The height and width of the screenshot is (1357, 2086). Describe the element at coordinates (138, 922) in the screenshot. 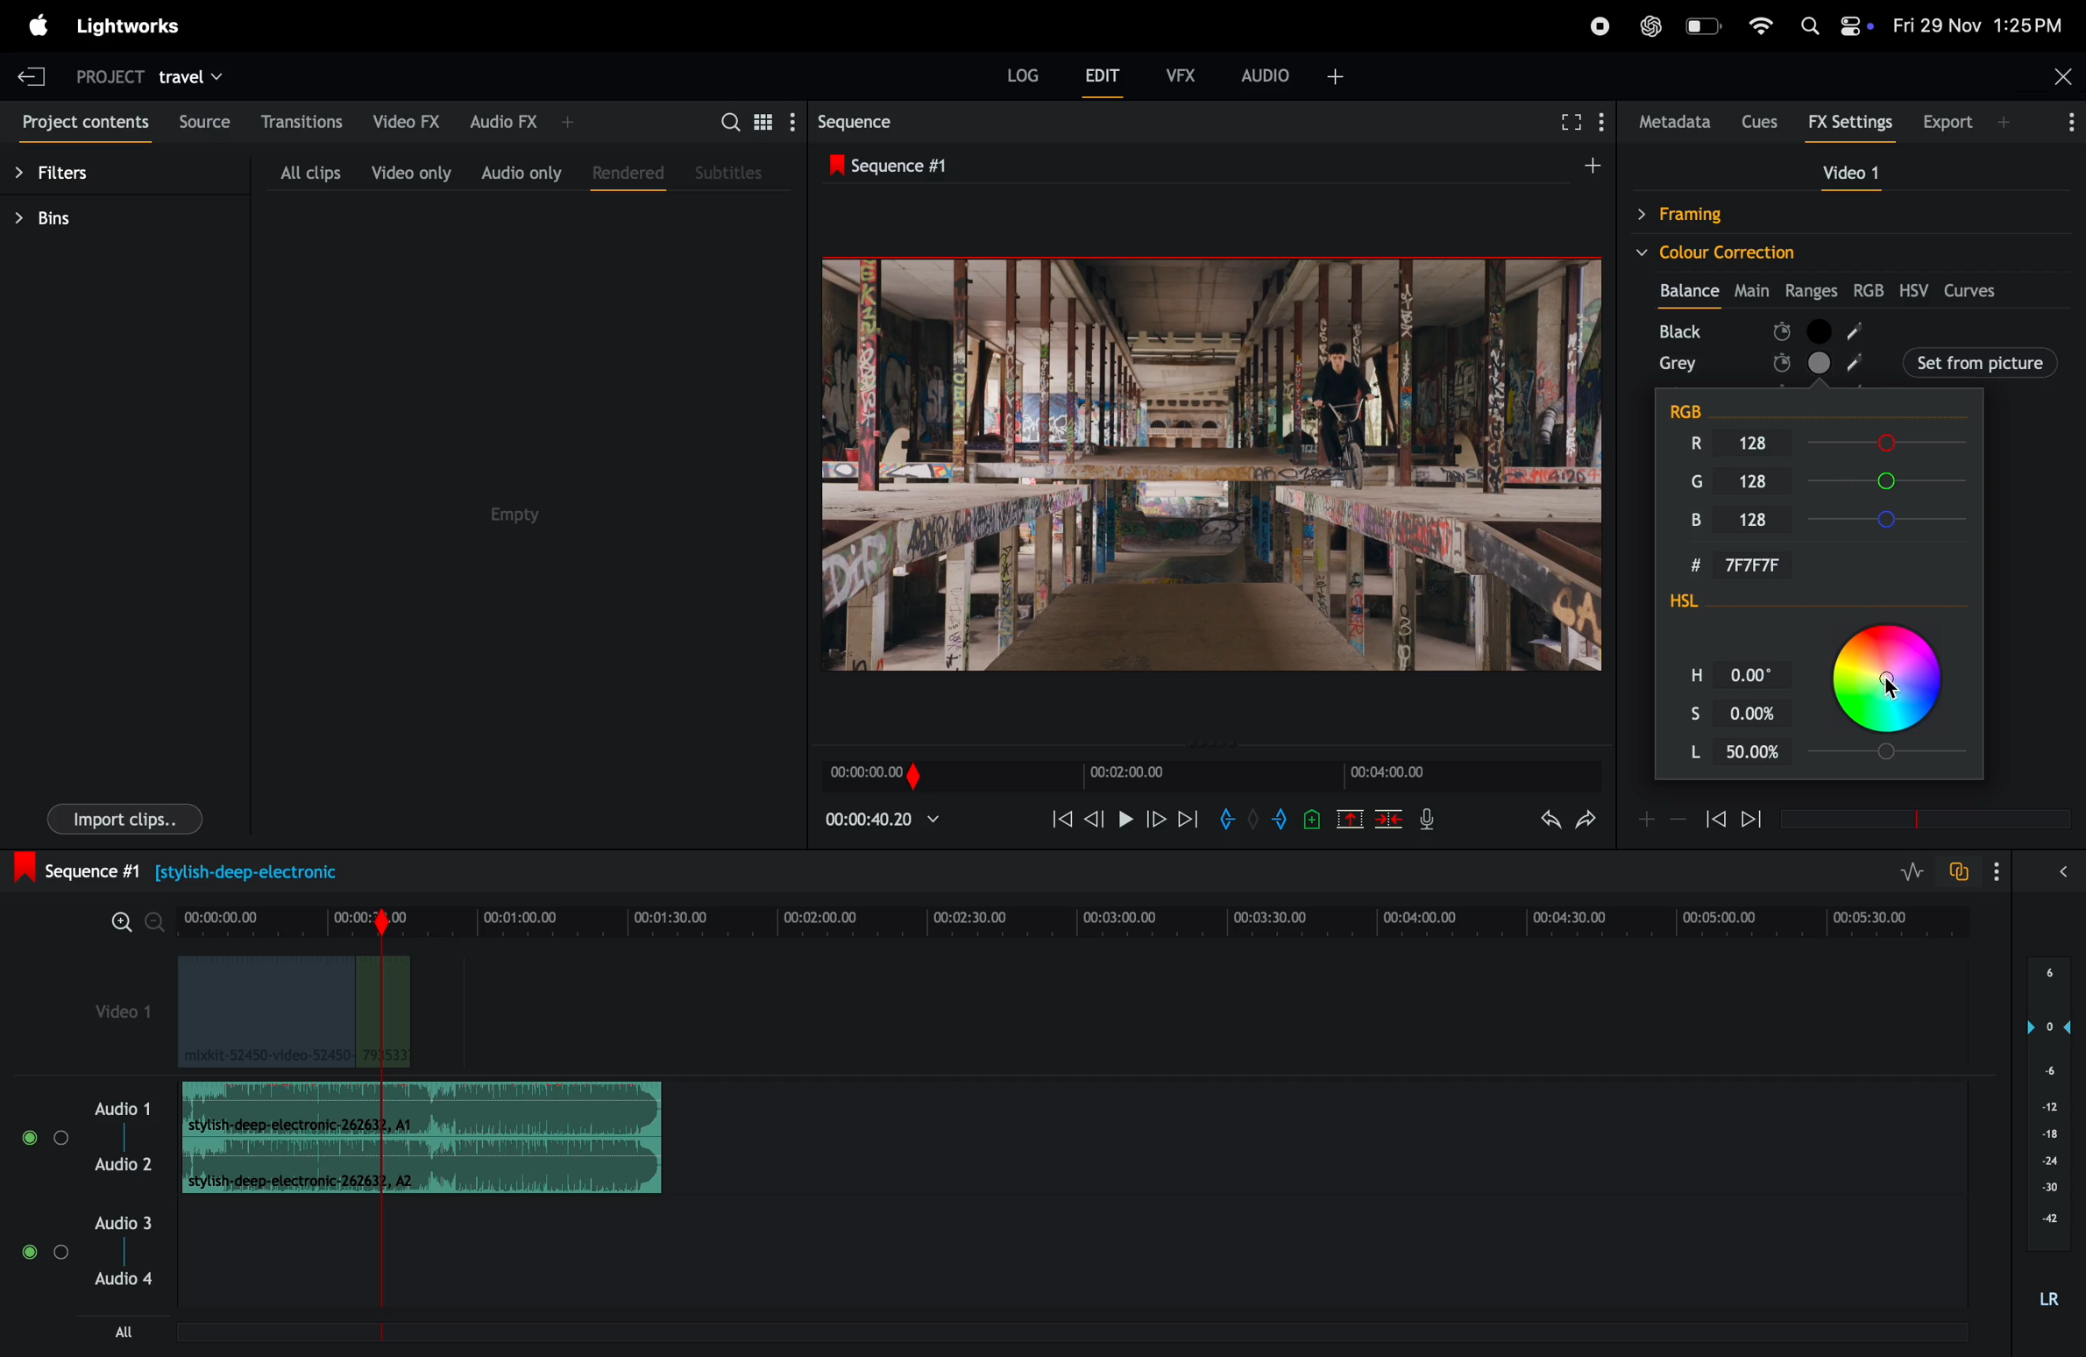

I see `zoom in zoom out` at that location.